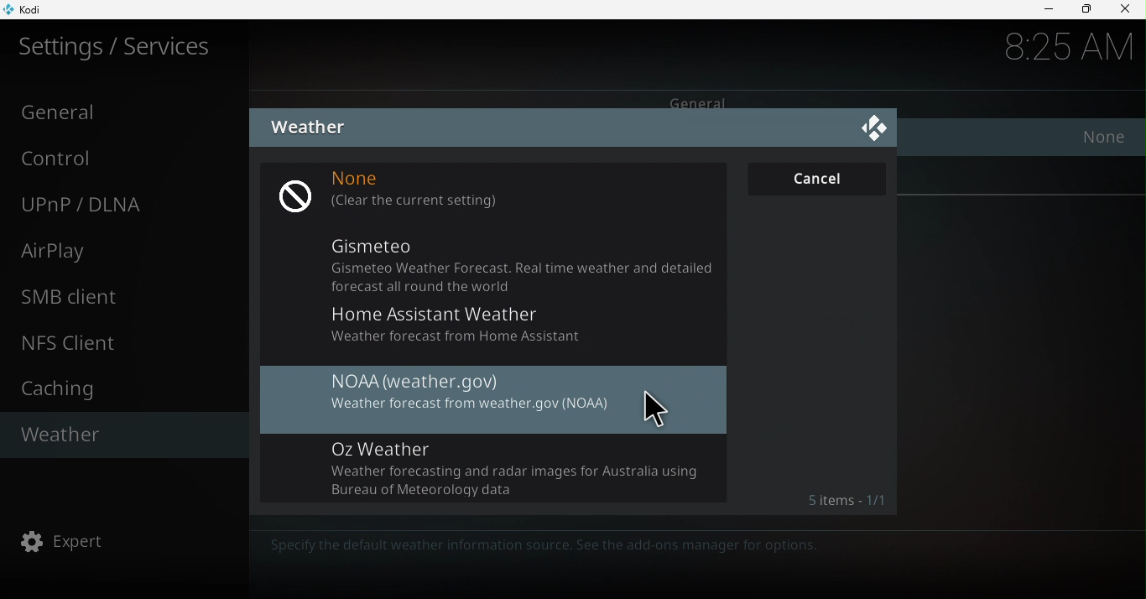  What do you see at coordinates (704, 99) in the screenshot?
I see `General` at bounding box center [704, 99].